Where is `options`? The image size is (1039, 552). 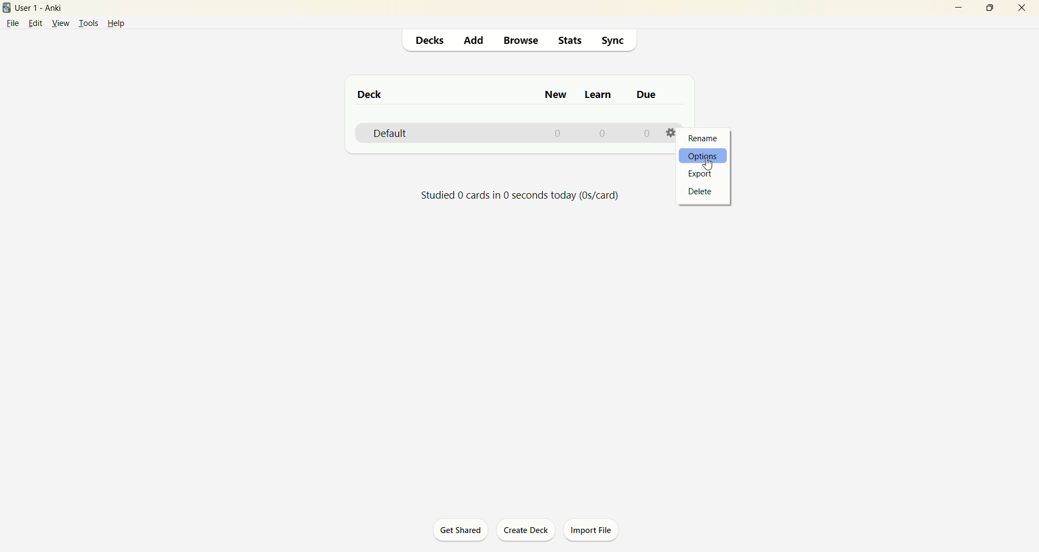 options is located at coordinates (705, 156).